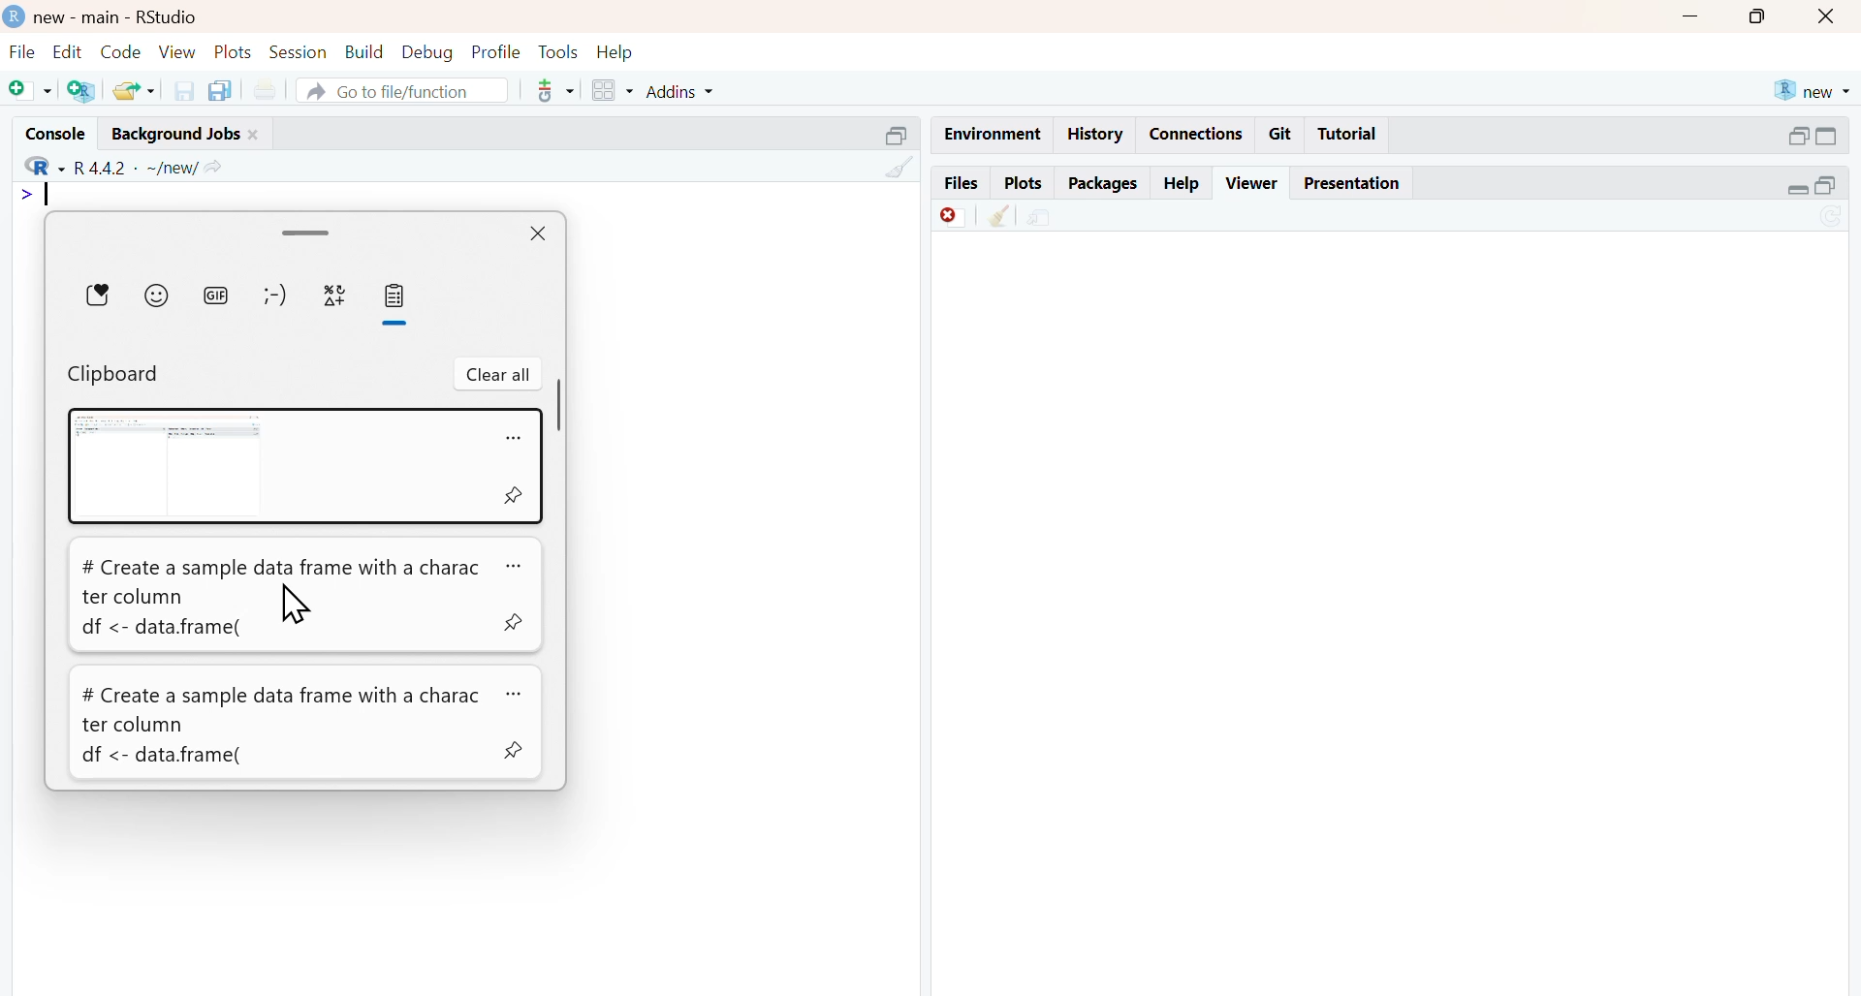 Image resolution: width=1861 pixels, height=996 pixels. What do you see at coordinates (1799, 189) in the screenshot?
I see `expand/collapse` at bounding box center [1799, 189].